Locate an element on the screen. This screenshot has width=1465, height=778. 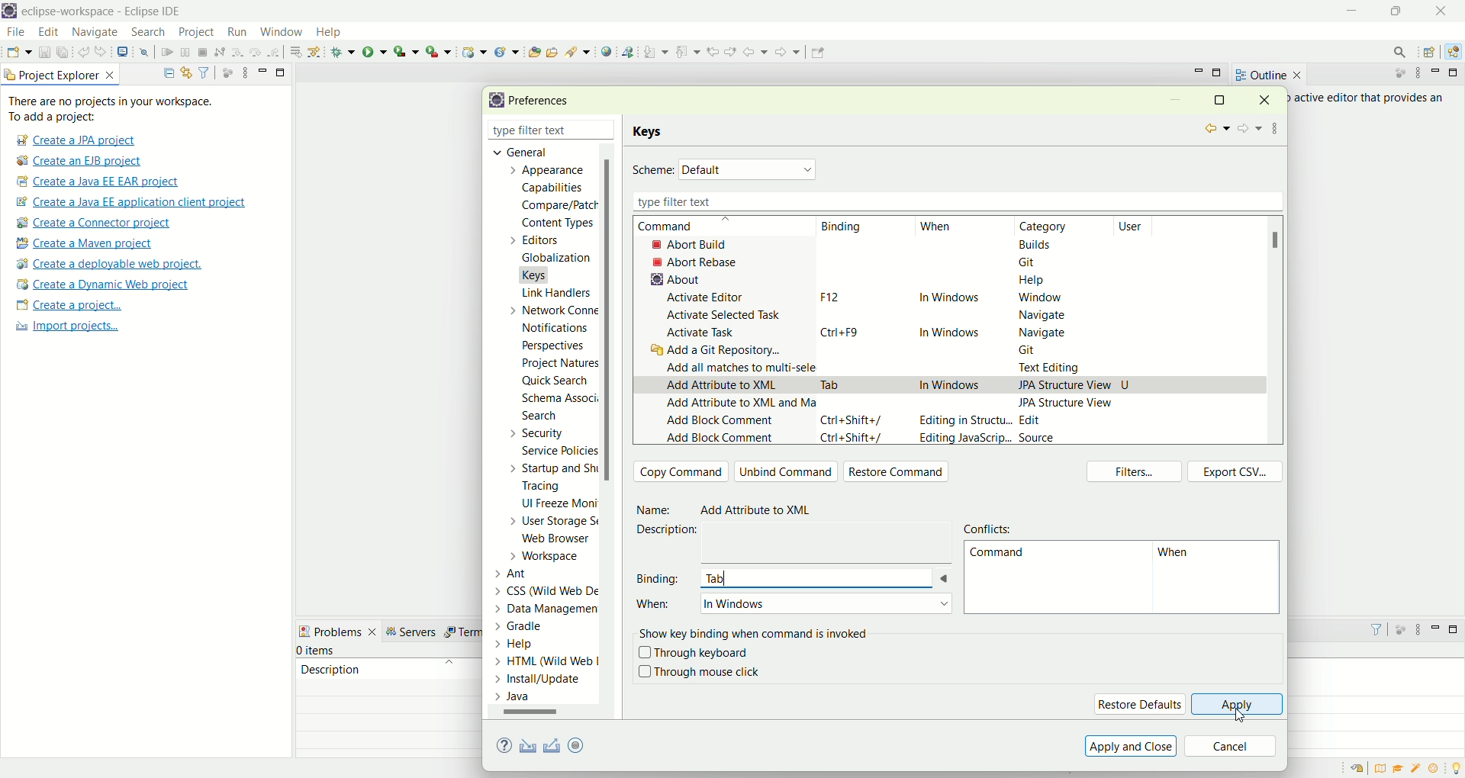
keys is located at coordinates (651, 132).